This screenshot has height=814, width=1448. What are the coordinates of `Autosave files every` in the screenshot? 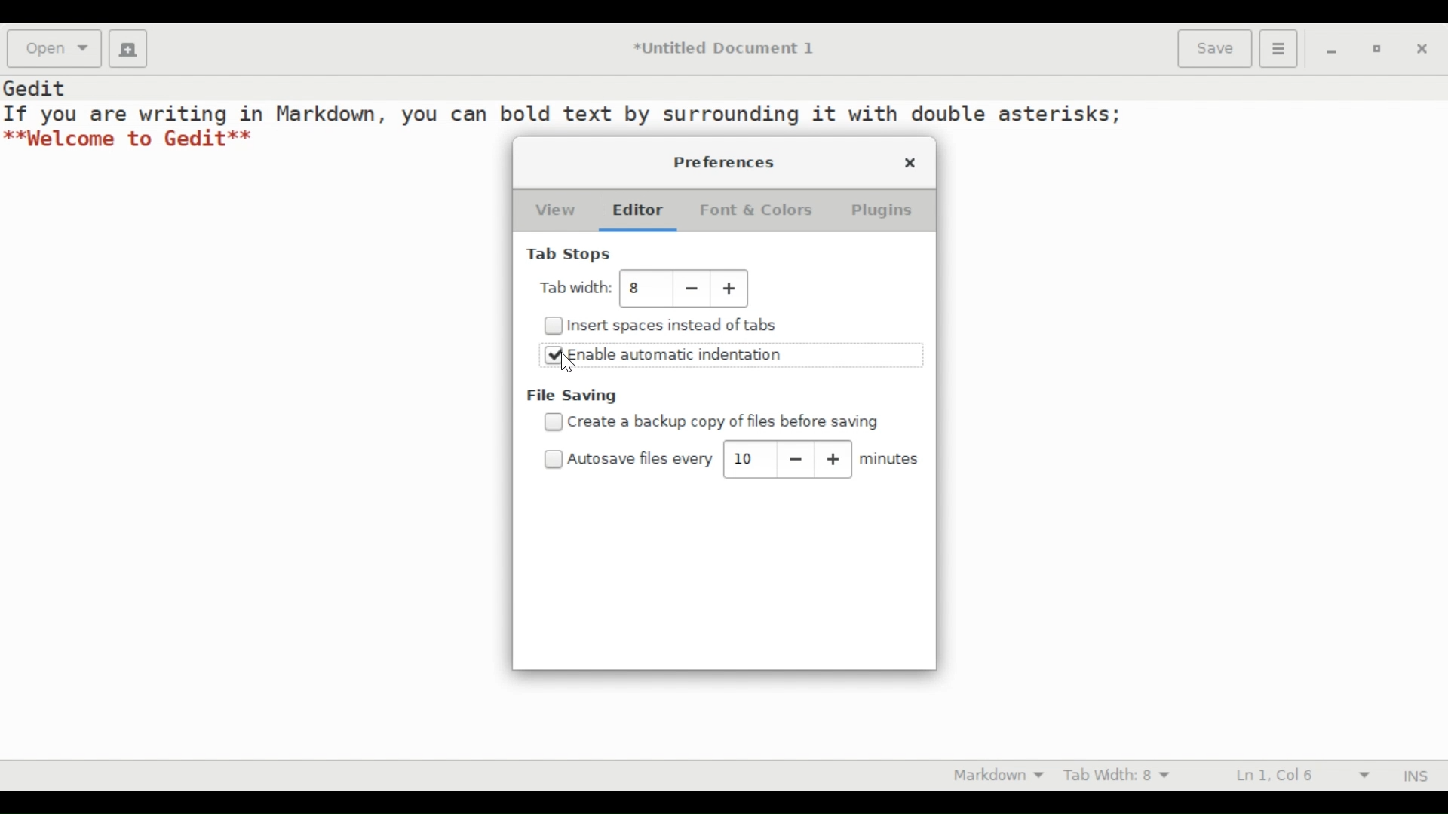 It's located at (642, 459).